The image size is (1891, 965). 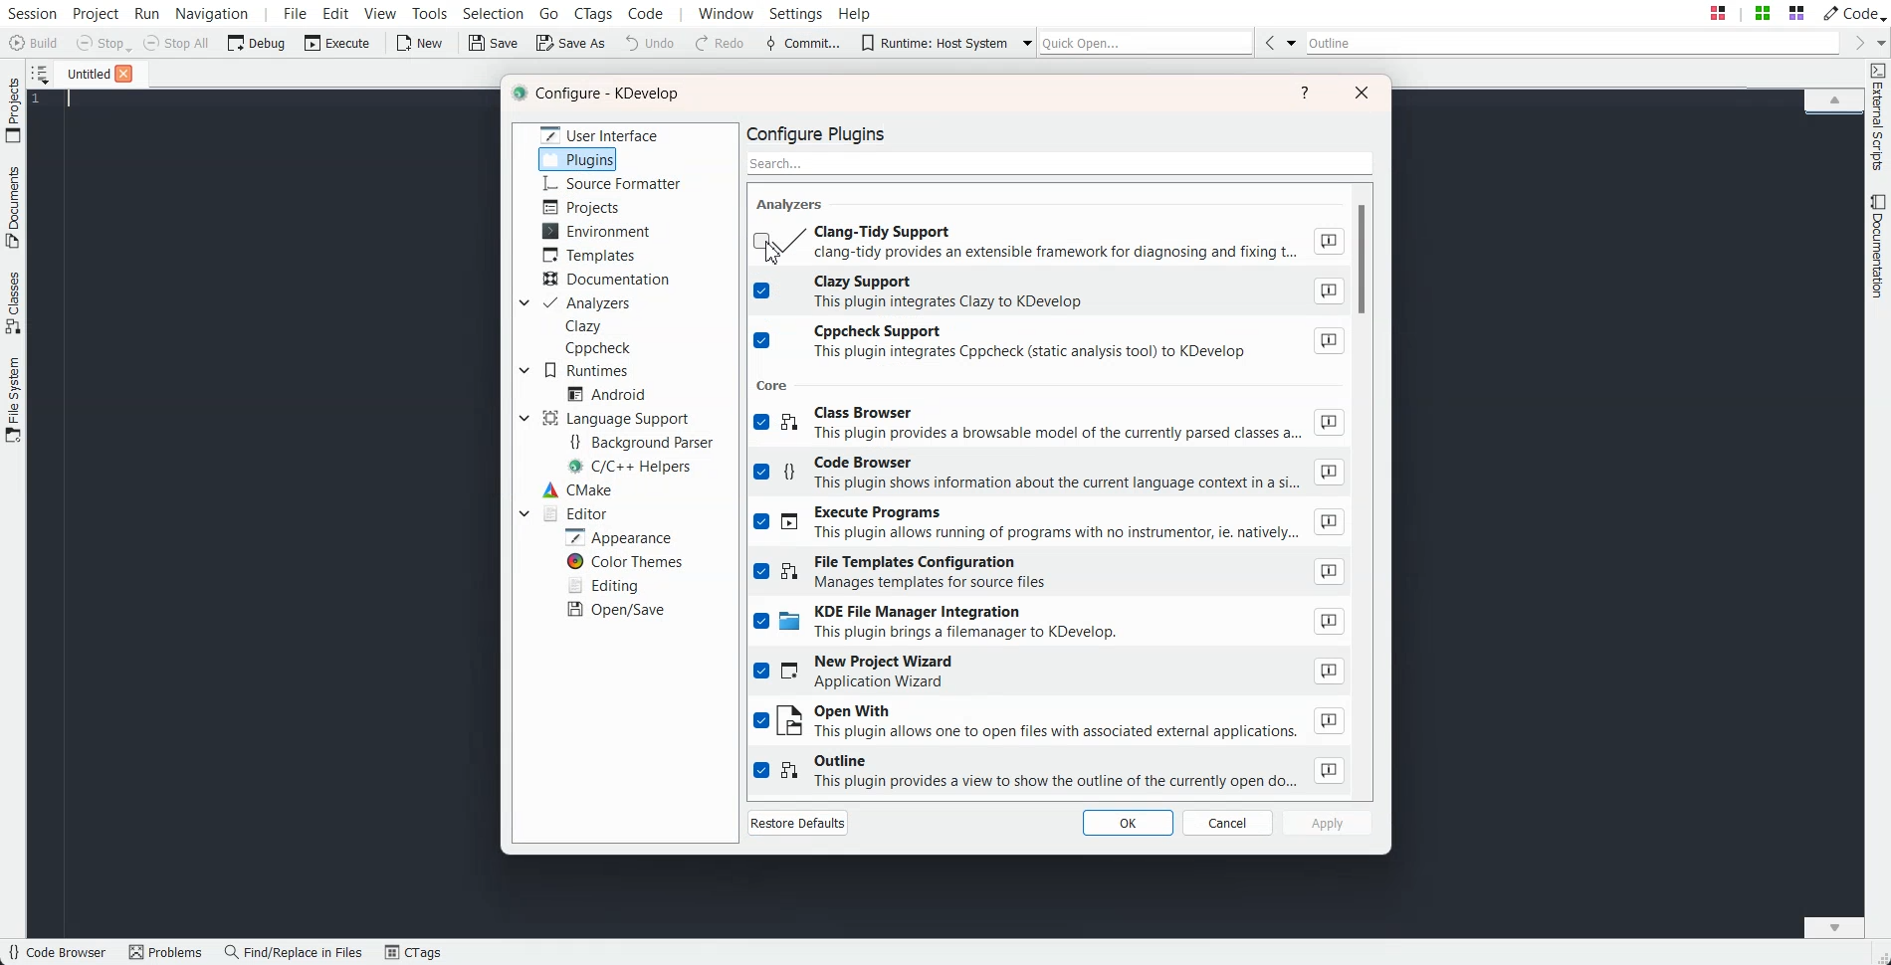 What do you see at coordinates (602, 584) in the screenshot?
I see `Editing` at bounding box center [602, 584].